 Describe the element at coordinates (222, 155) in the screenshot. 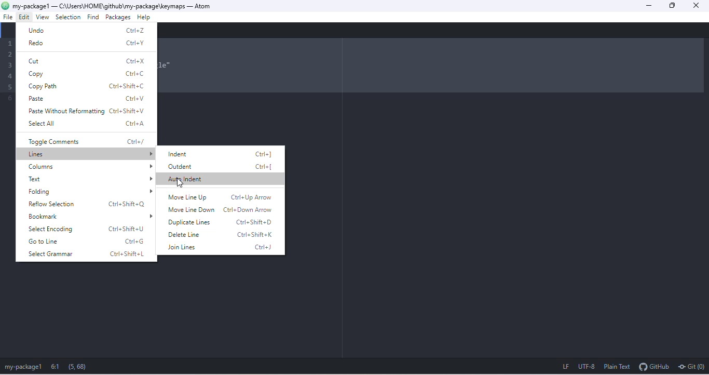

I see `indent` at that location.